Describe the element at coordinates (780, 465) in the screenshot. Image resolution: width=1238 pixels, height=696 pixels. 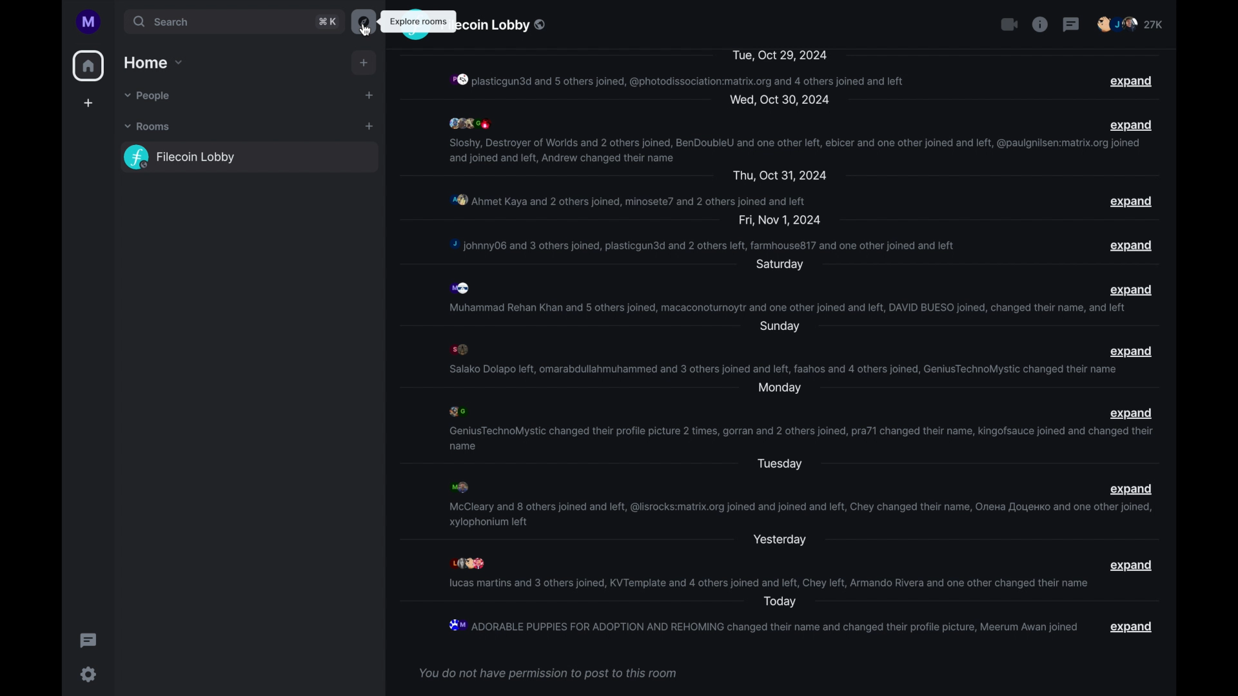
I see `Tuesday` at that location.